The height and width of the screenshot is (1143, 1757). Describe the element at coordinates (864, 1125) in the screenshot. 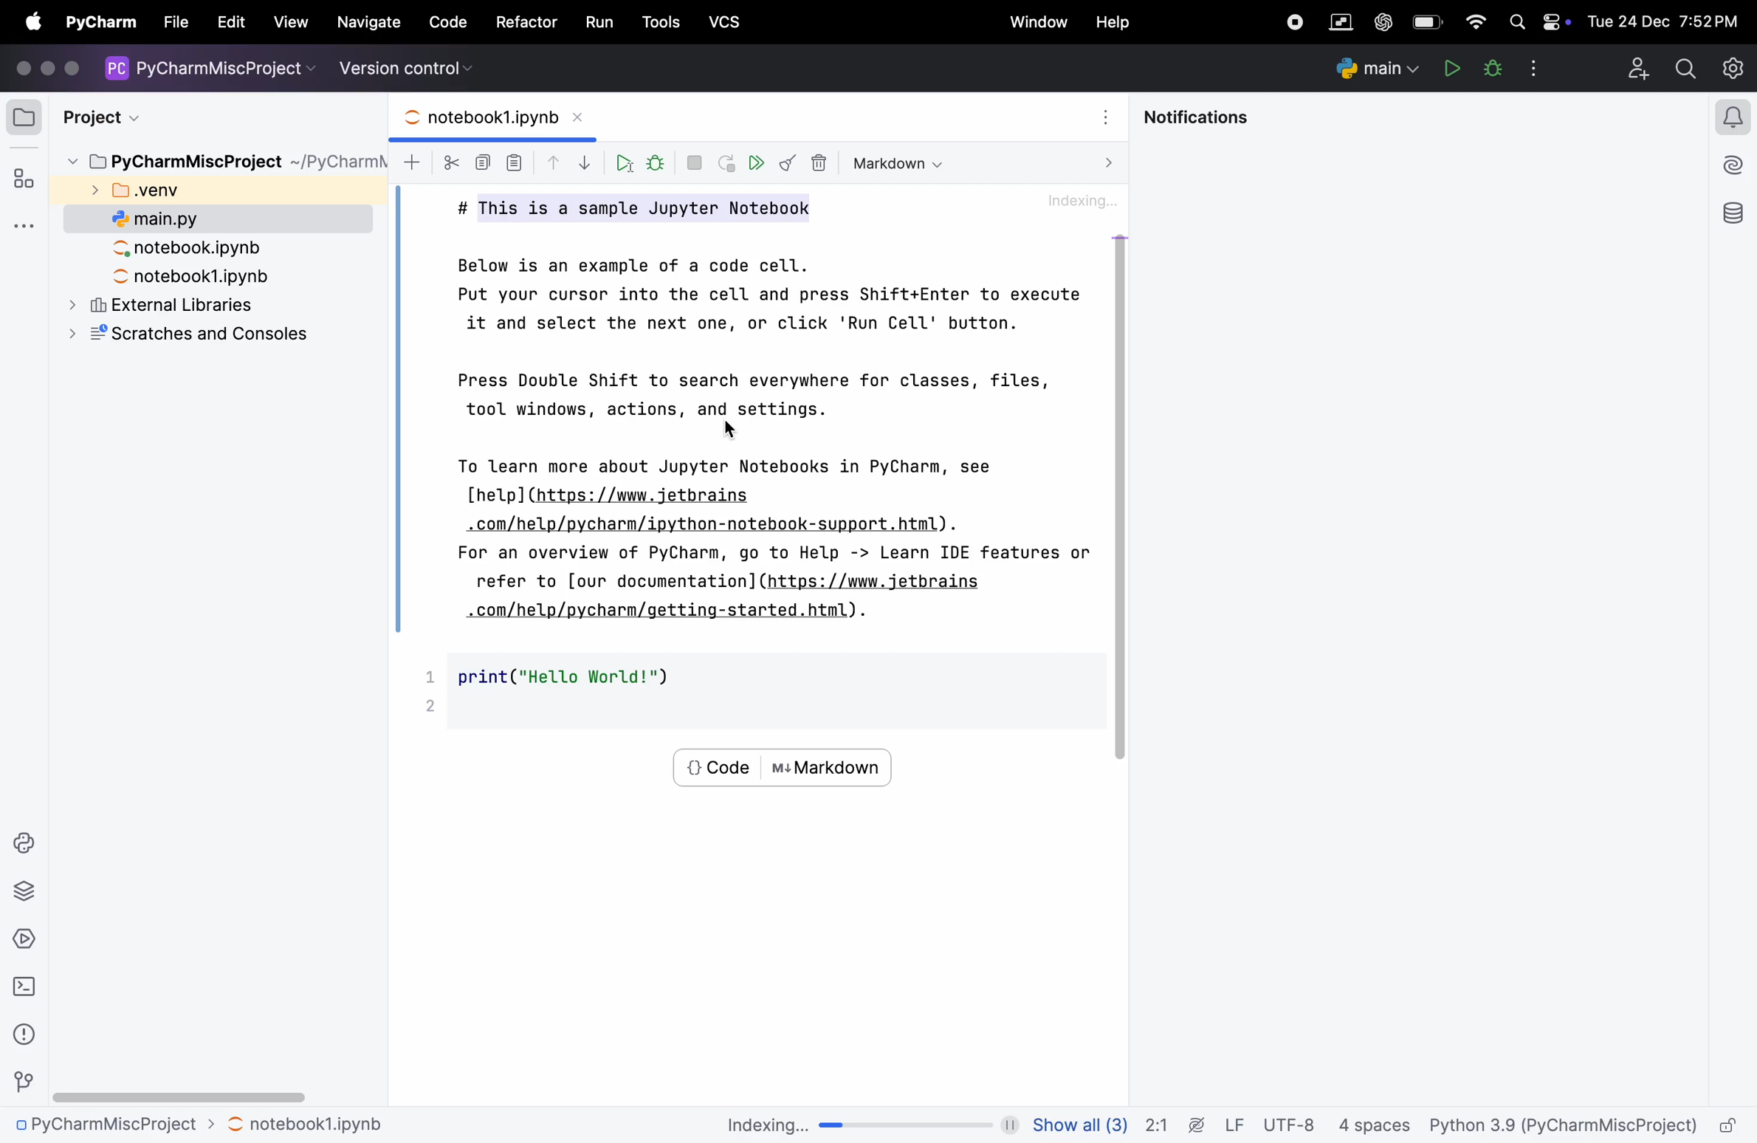

I see `indexing` at that location.